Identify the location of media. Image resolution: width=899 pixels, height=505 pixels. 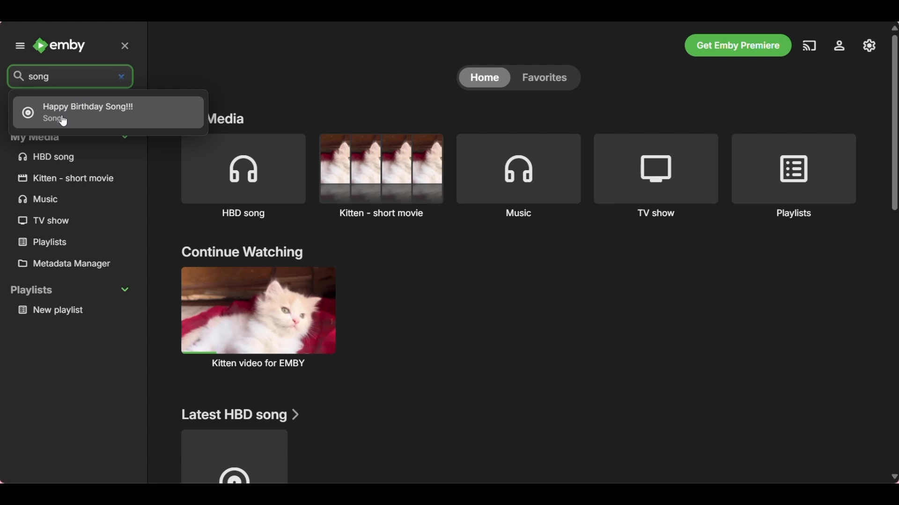
(235, 121).